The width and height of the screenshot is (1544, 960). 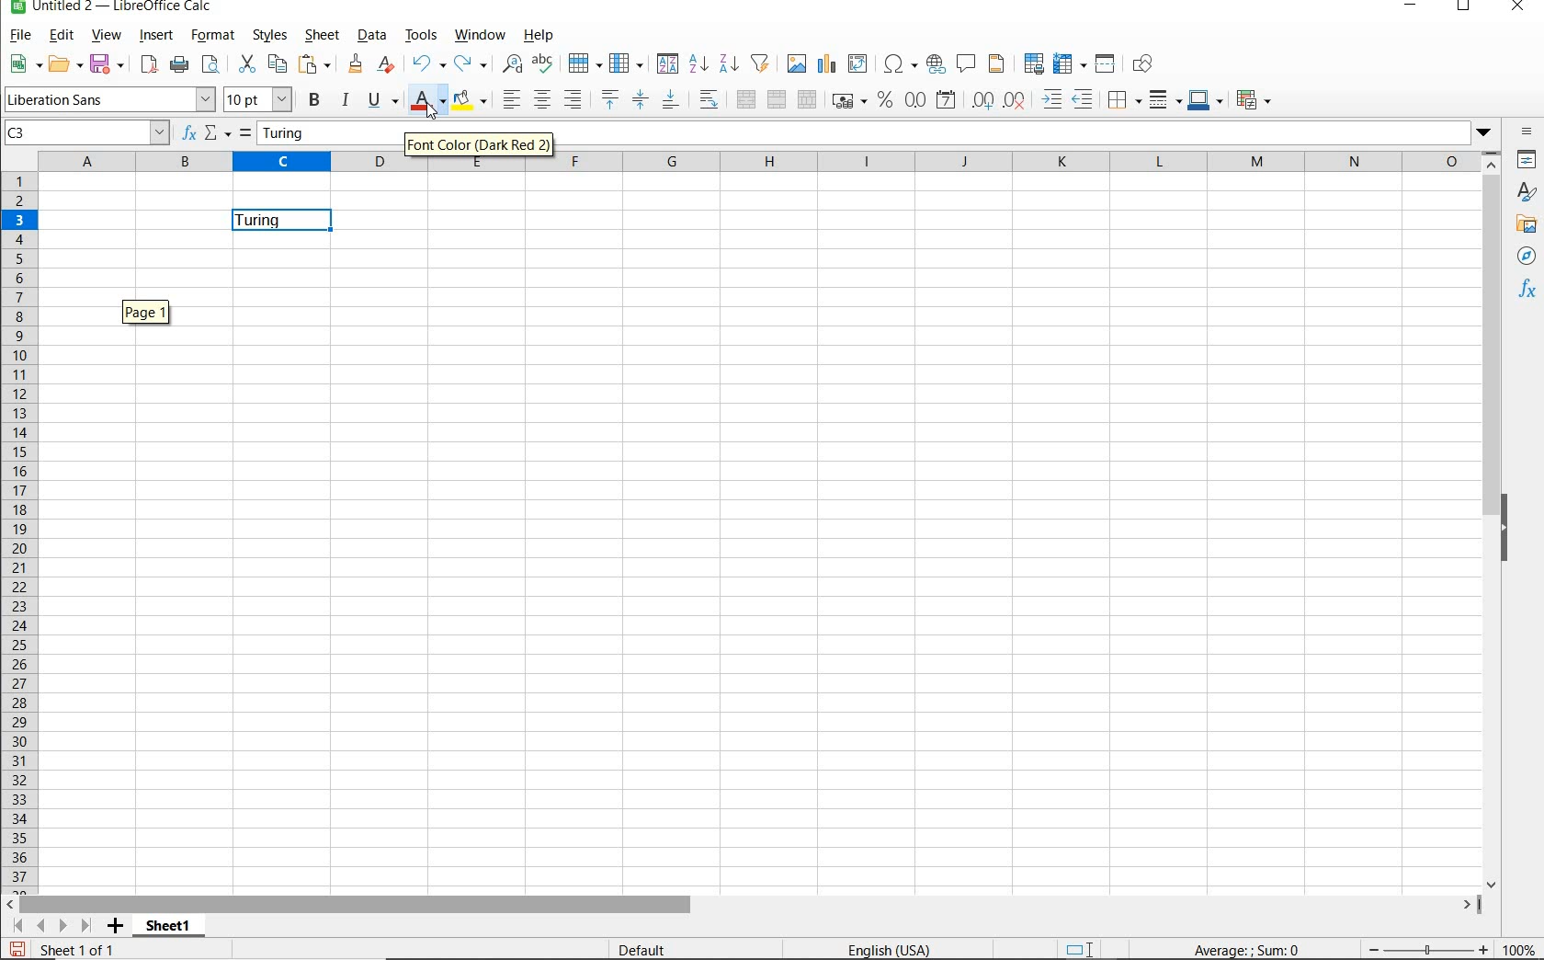 I want to click on FONT NAME, so click(x=109, y=98).